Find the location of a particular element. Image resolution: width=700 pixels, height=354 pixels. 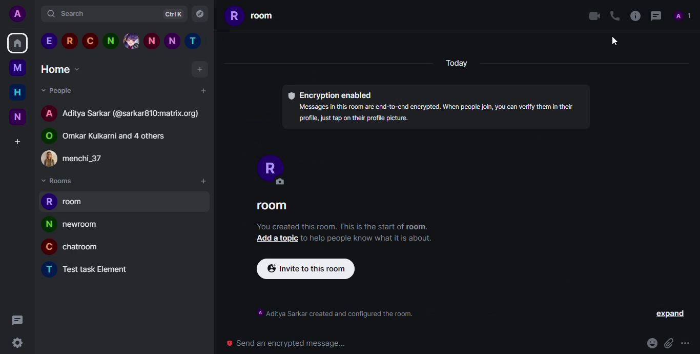

profile is located at coordinates (49, 112).